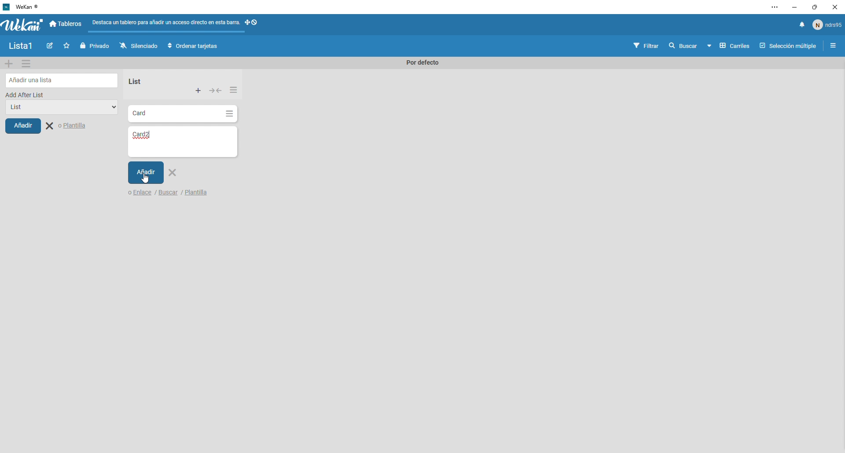  What do you see at coordinates (133, 81) in the screenshot?
I see `List` at bounding box center [133, 81].